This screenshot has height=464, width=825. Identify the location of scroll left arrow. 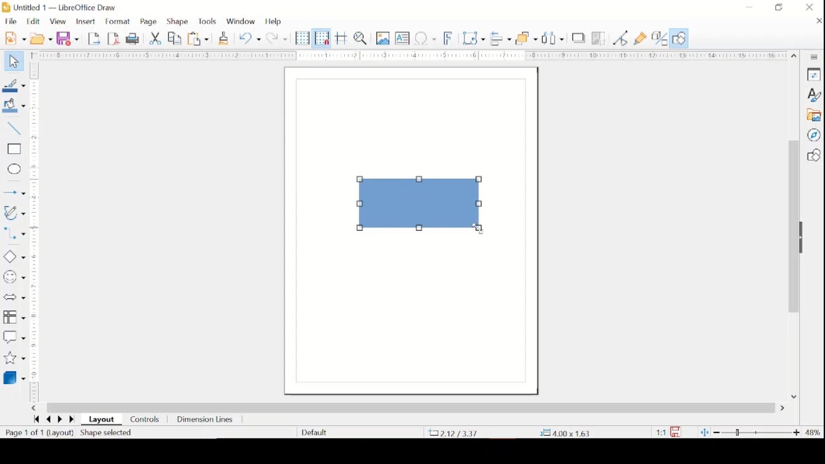
(34, 408).